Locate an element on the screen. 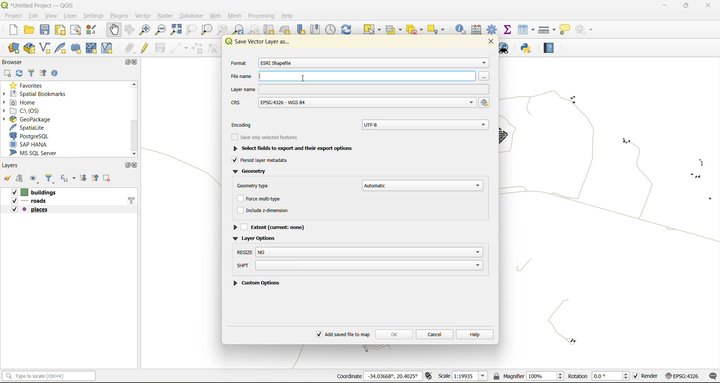  Layer option is located at coordinates (262, 238).